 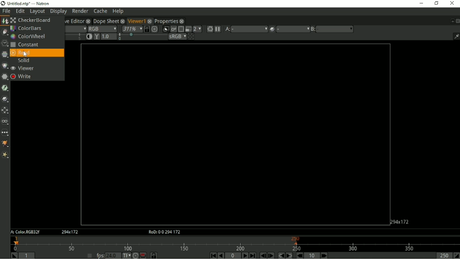 What do you see at coordinates (105, 20) in the screenshot?
I see `Dope Sheet` at bounding box center [105, 20].